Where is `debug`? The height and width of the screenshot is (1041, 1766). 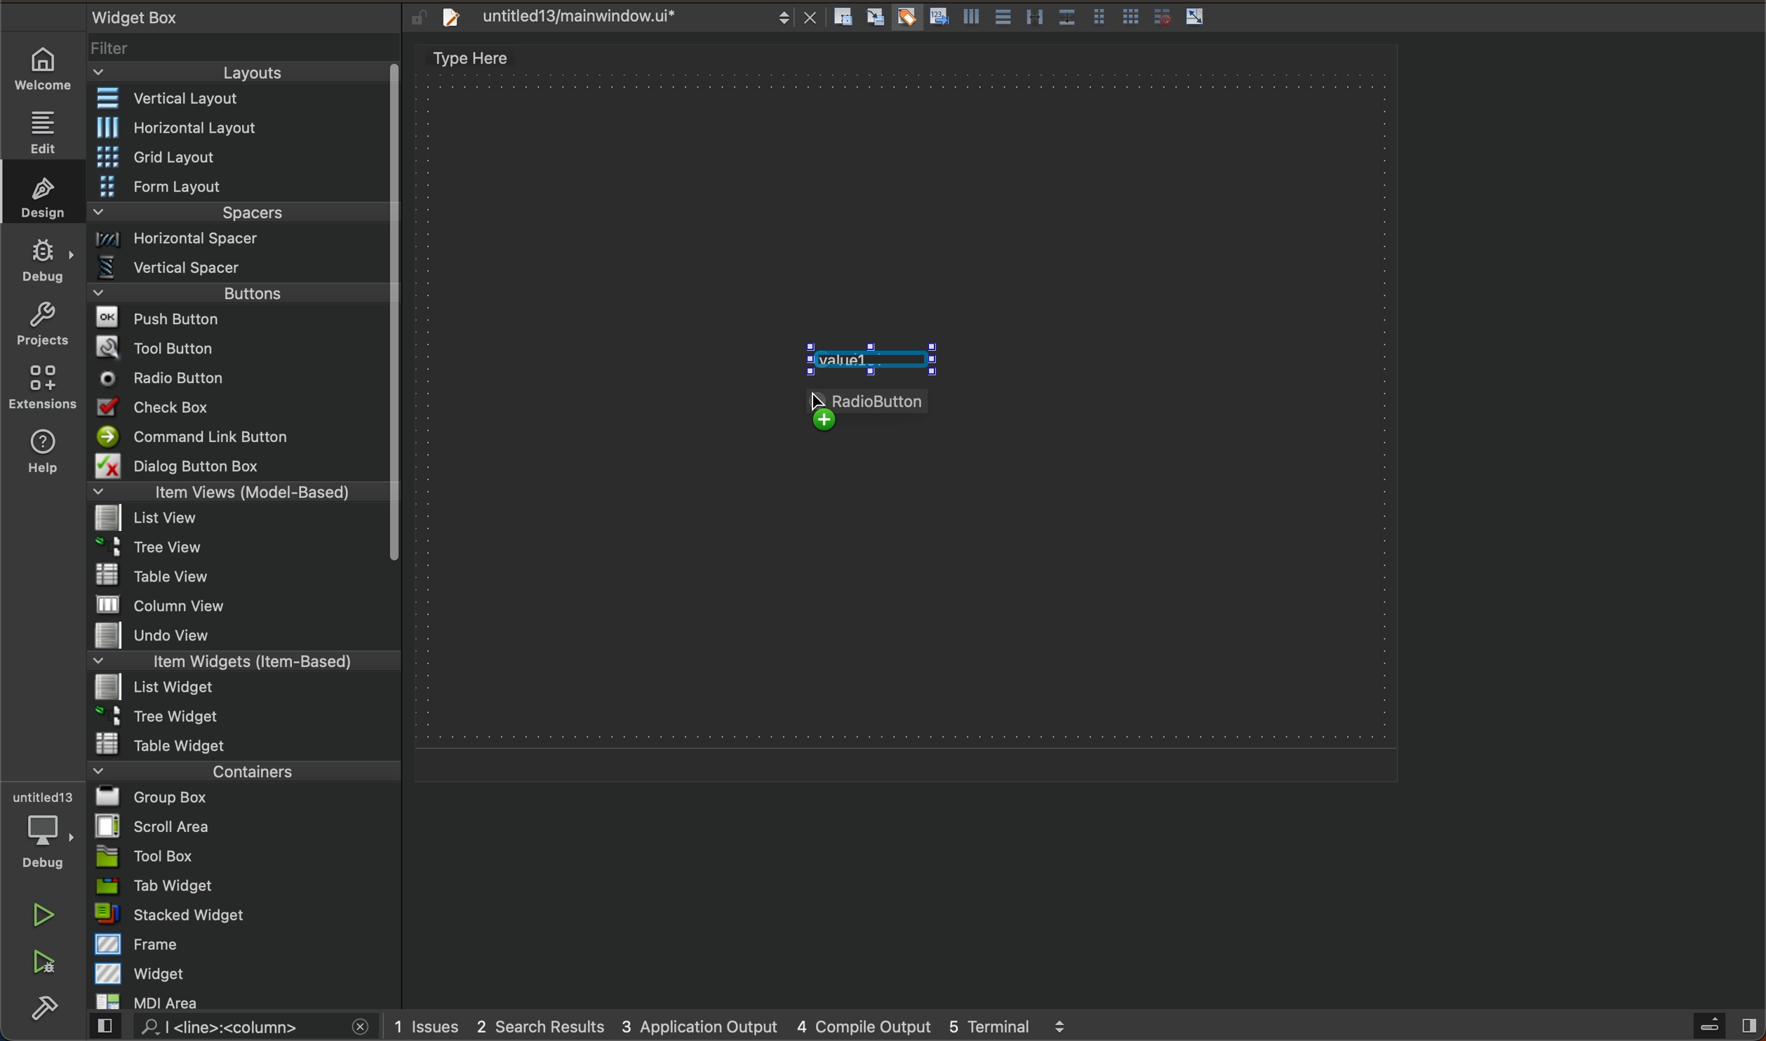 debug is located at coordinates (44, 259).